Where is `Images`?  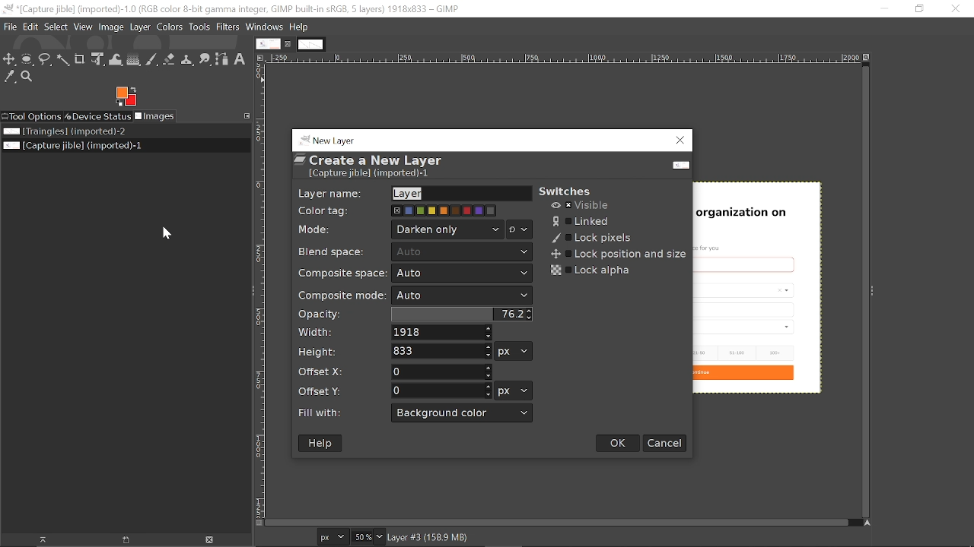
Images is located at coordinates (158, 117).